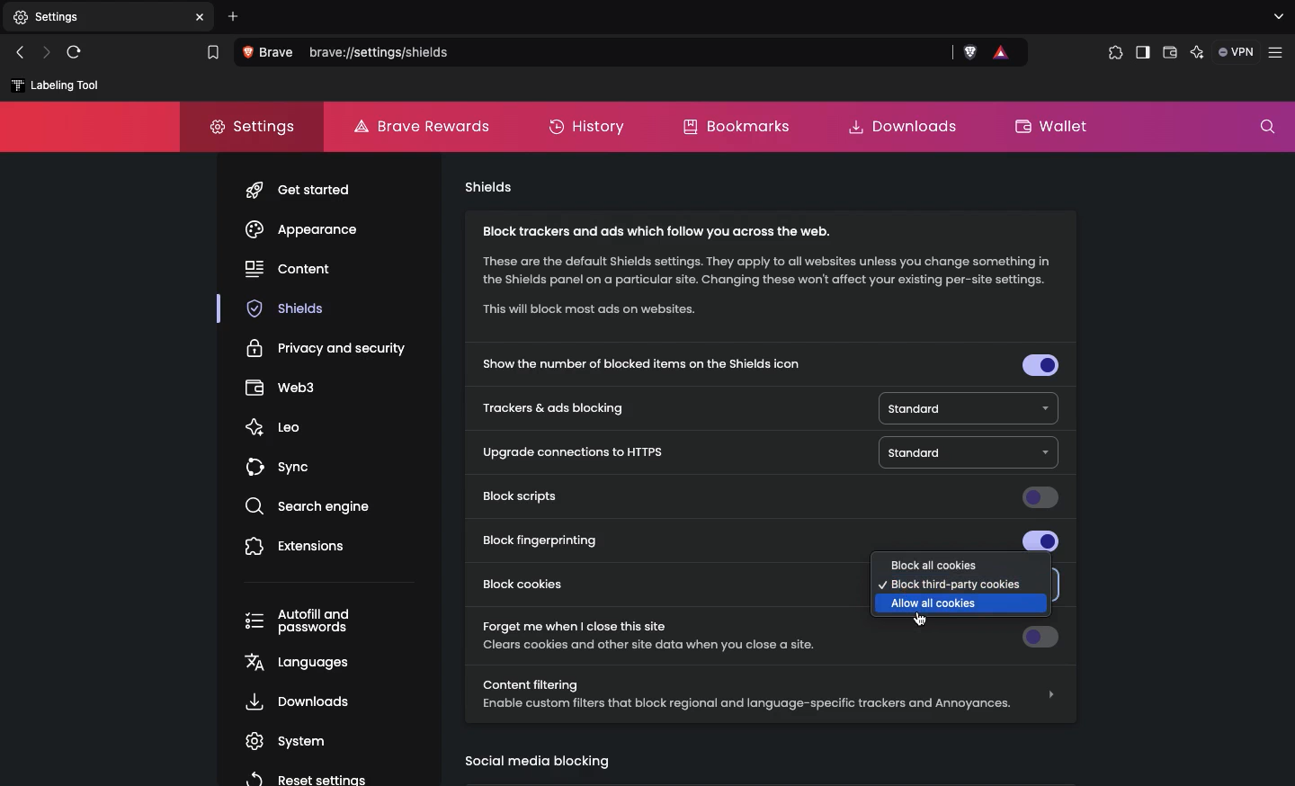  I want to click on Block trackers and ads which follow you across the web.

These are the default Shields settings. They apply to all websites unless you change something in
the Shields panel on a particular site. Changing these won't affect your existing per-site settings.
“This will block most ads on websites., so click(764, 278).